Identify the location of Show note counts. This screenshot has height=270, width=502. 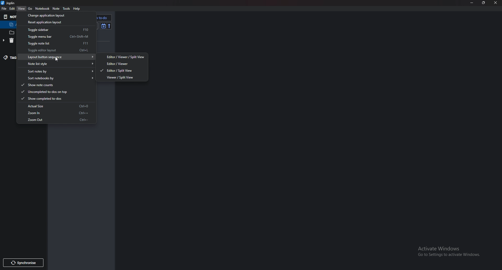
(41, 85).